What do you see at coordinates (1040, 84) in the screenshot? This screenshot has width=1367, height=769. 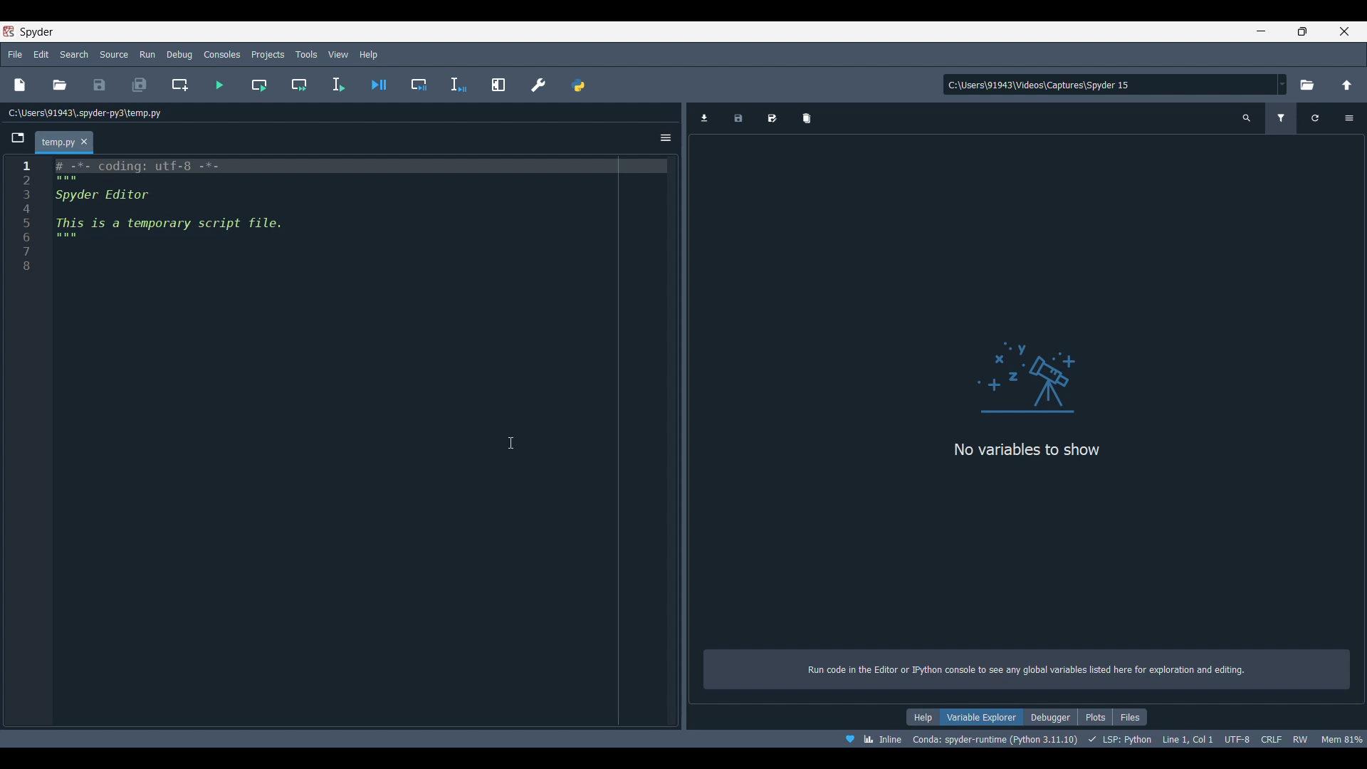 I see `Location of default directory changed` at bounding box center [1040, 84].